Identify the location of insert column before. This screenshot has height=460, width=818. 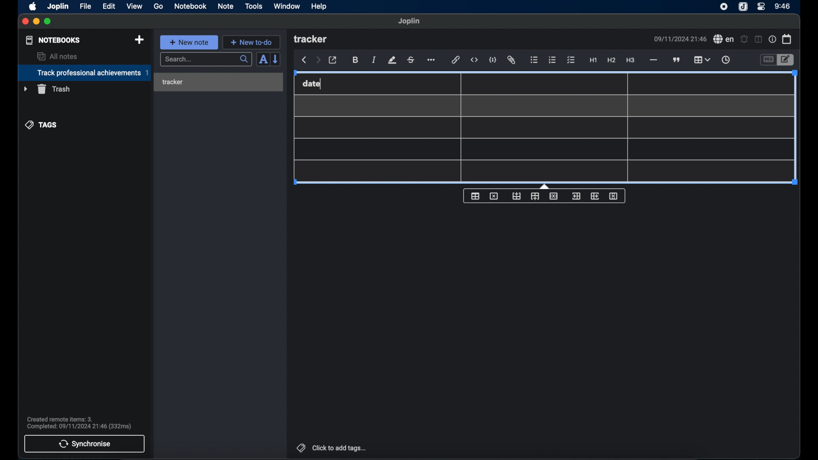
(576, 196).